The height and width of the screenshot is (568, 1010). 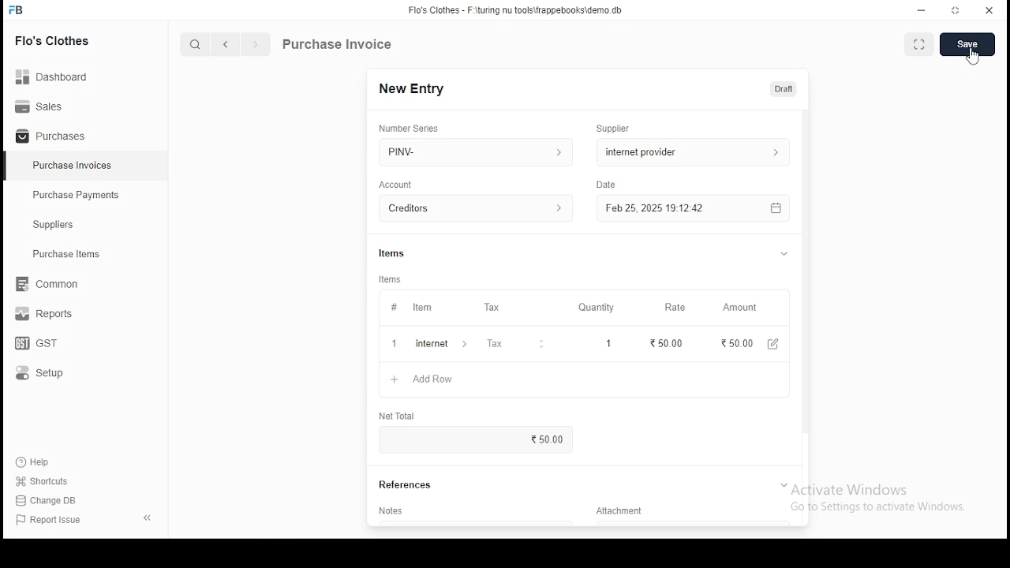 I want to click on Change DB, so click(x=51, y=501).